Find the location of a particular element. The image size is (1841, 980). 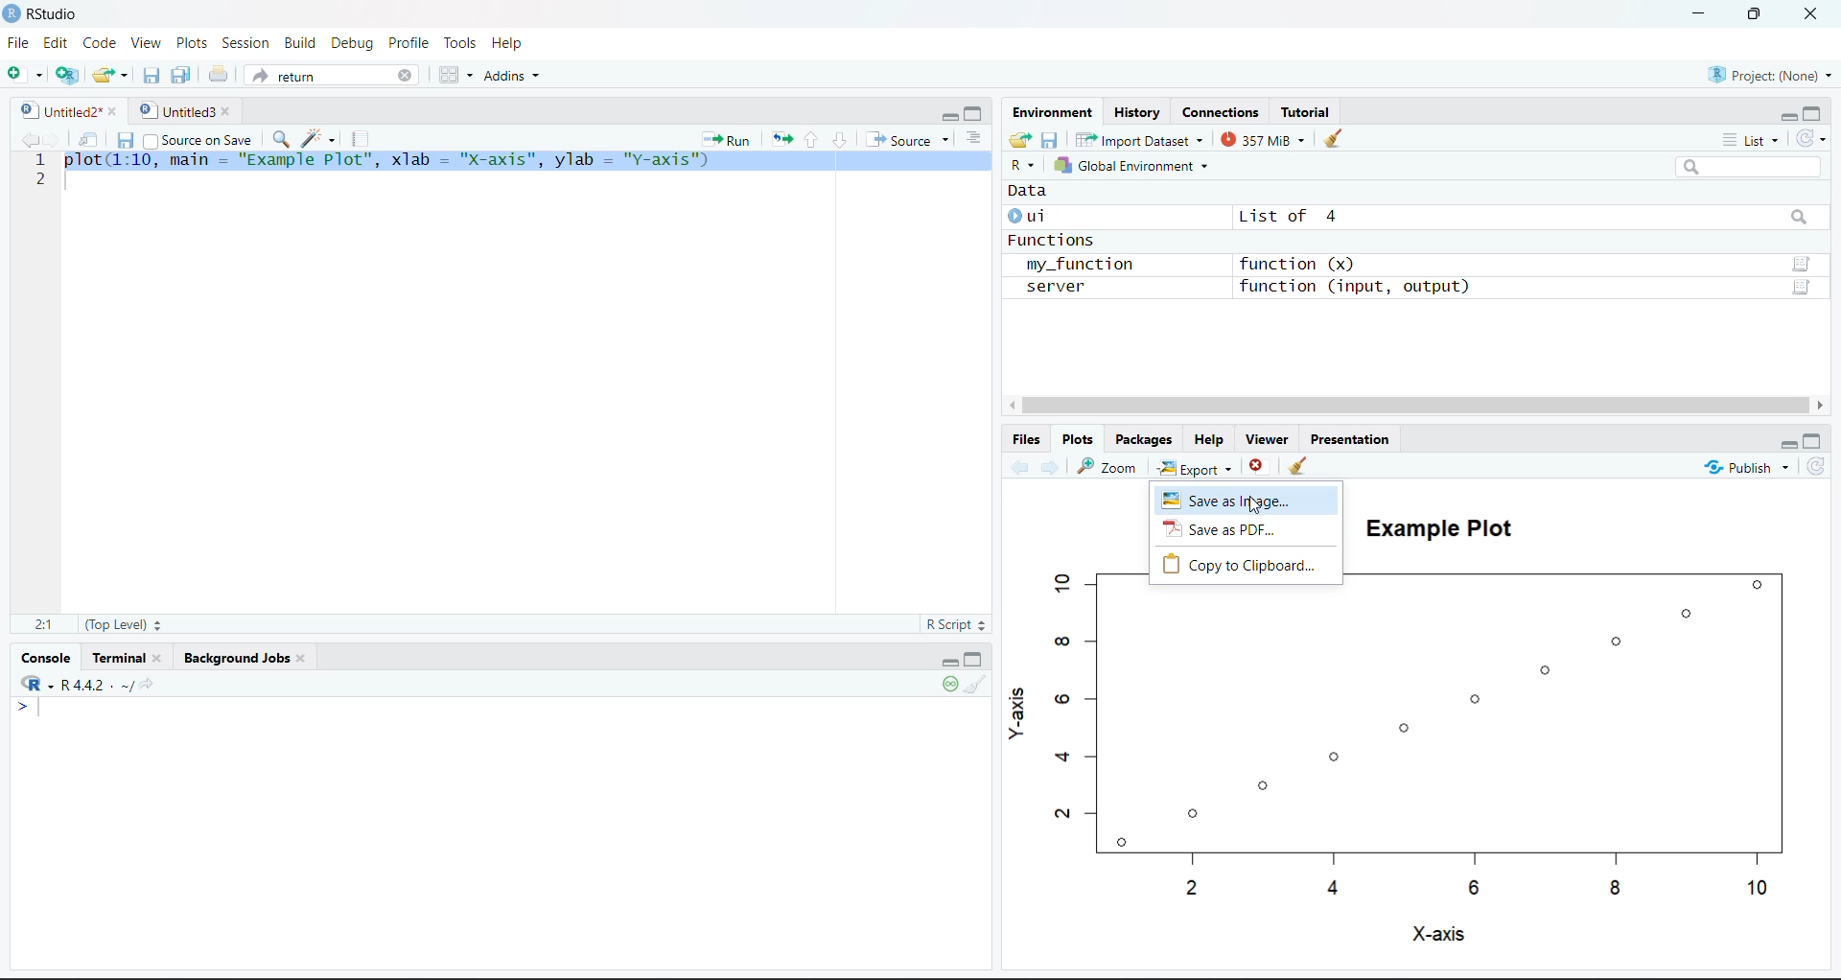

Go forward to the next source location (Ctrl + F10) is located at coordinates (1047, 467).